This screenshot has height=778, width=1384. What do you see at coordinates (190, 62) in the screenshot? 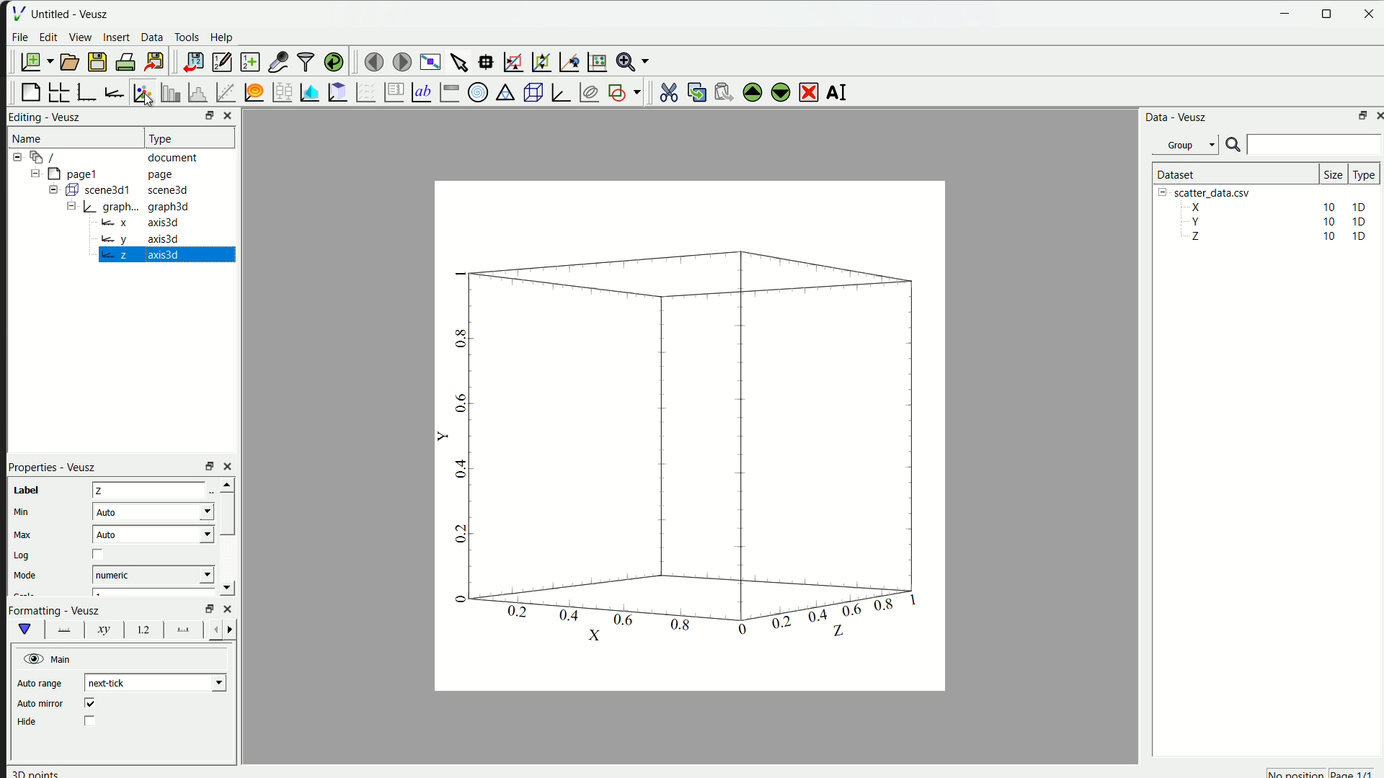
I see `import data` at bounding box center [190, 62].